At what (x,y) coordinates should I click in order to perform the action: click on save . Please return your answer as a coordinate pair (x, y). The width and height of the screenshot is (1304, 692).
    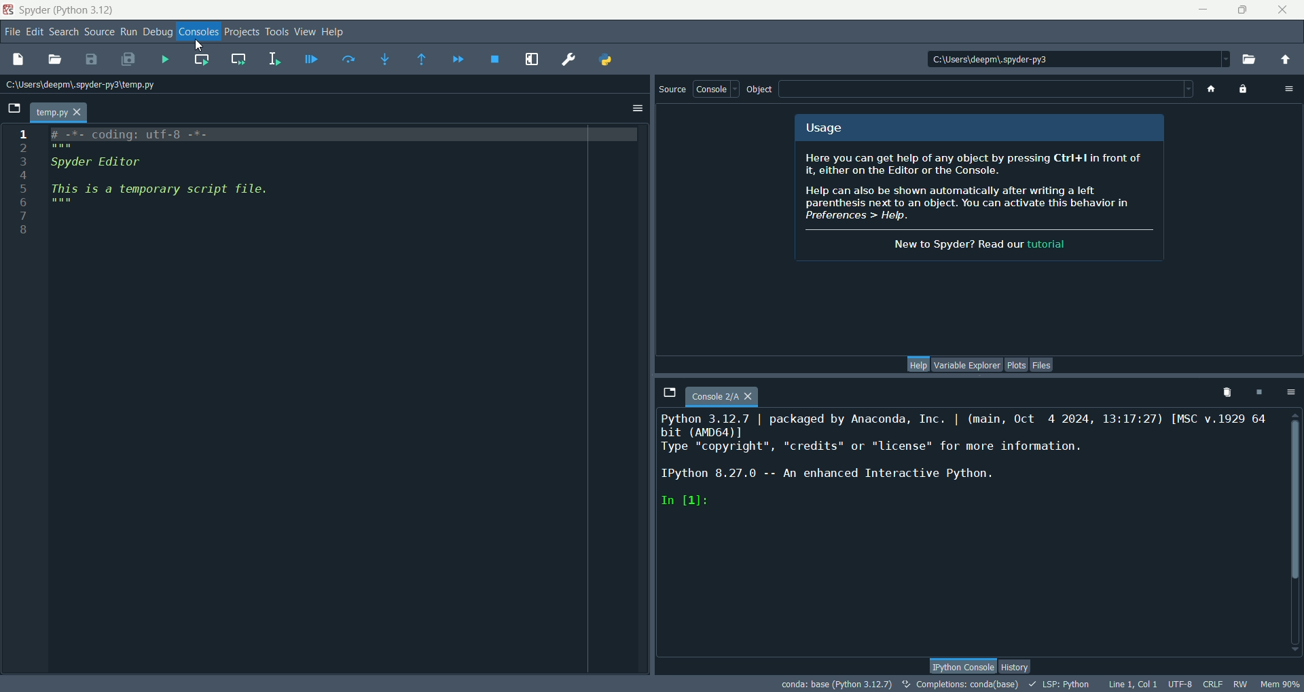
    Looking at the image, I should click on (91, 59).